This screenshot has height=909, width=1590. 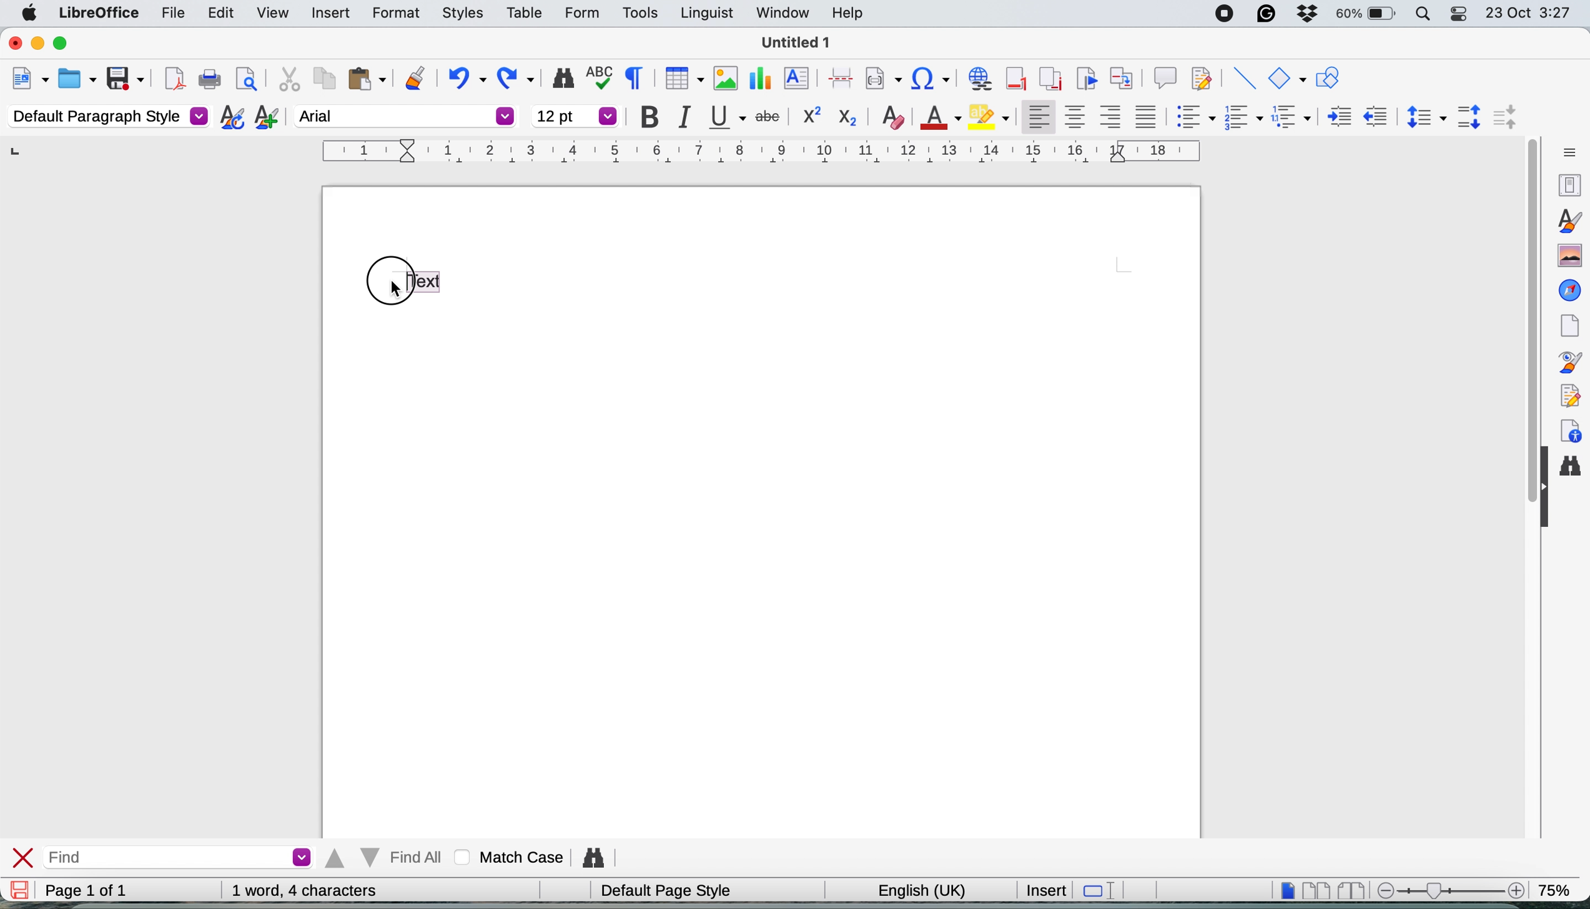 I want to click on basic shapes, so click(x=1288, y=81).